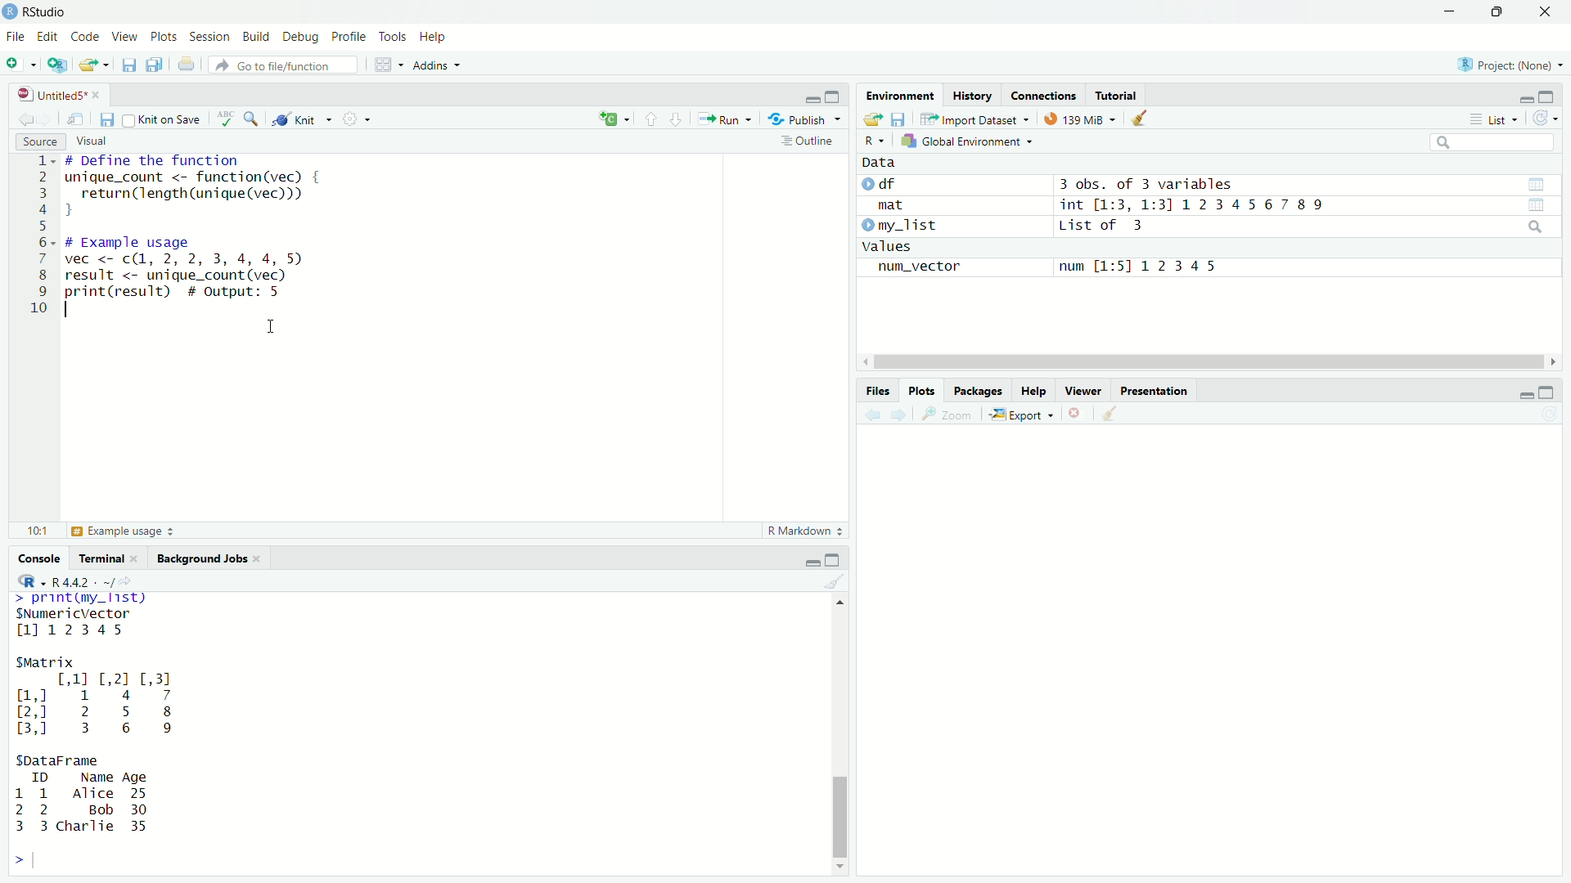  What do you see at coordinates (256, 120) in the screenshot?
I see `find and replace` at bounding box center [256, 120].